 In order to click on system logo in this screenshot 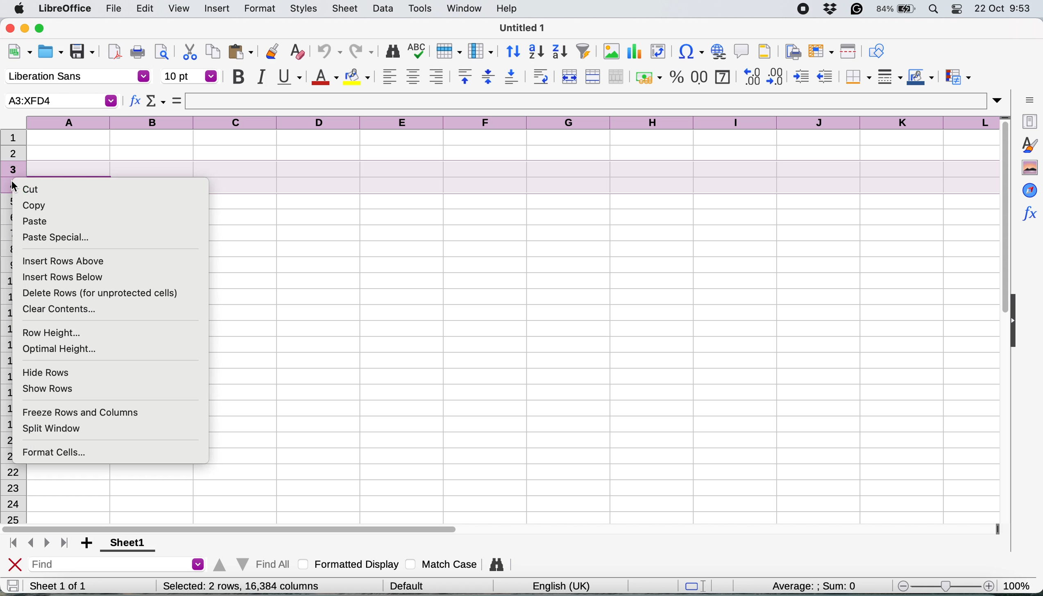, I will do `click(21, 9)`.